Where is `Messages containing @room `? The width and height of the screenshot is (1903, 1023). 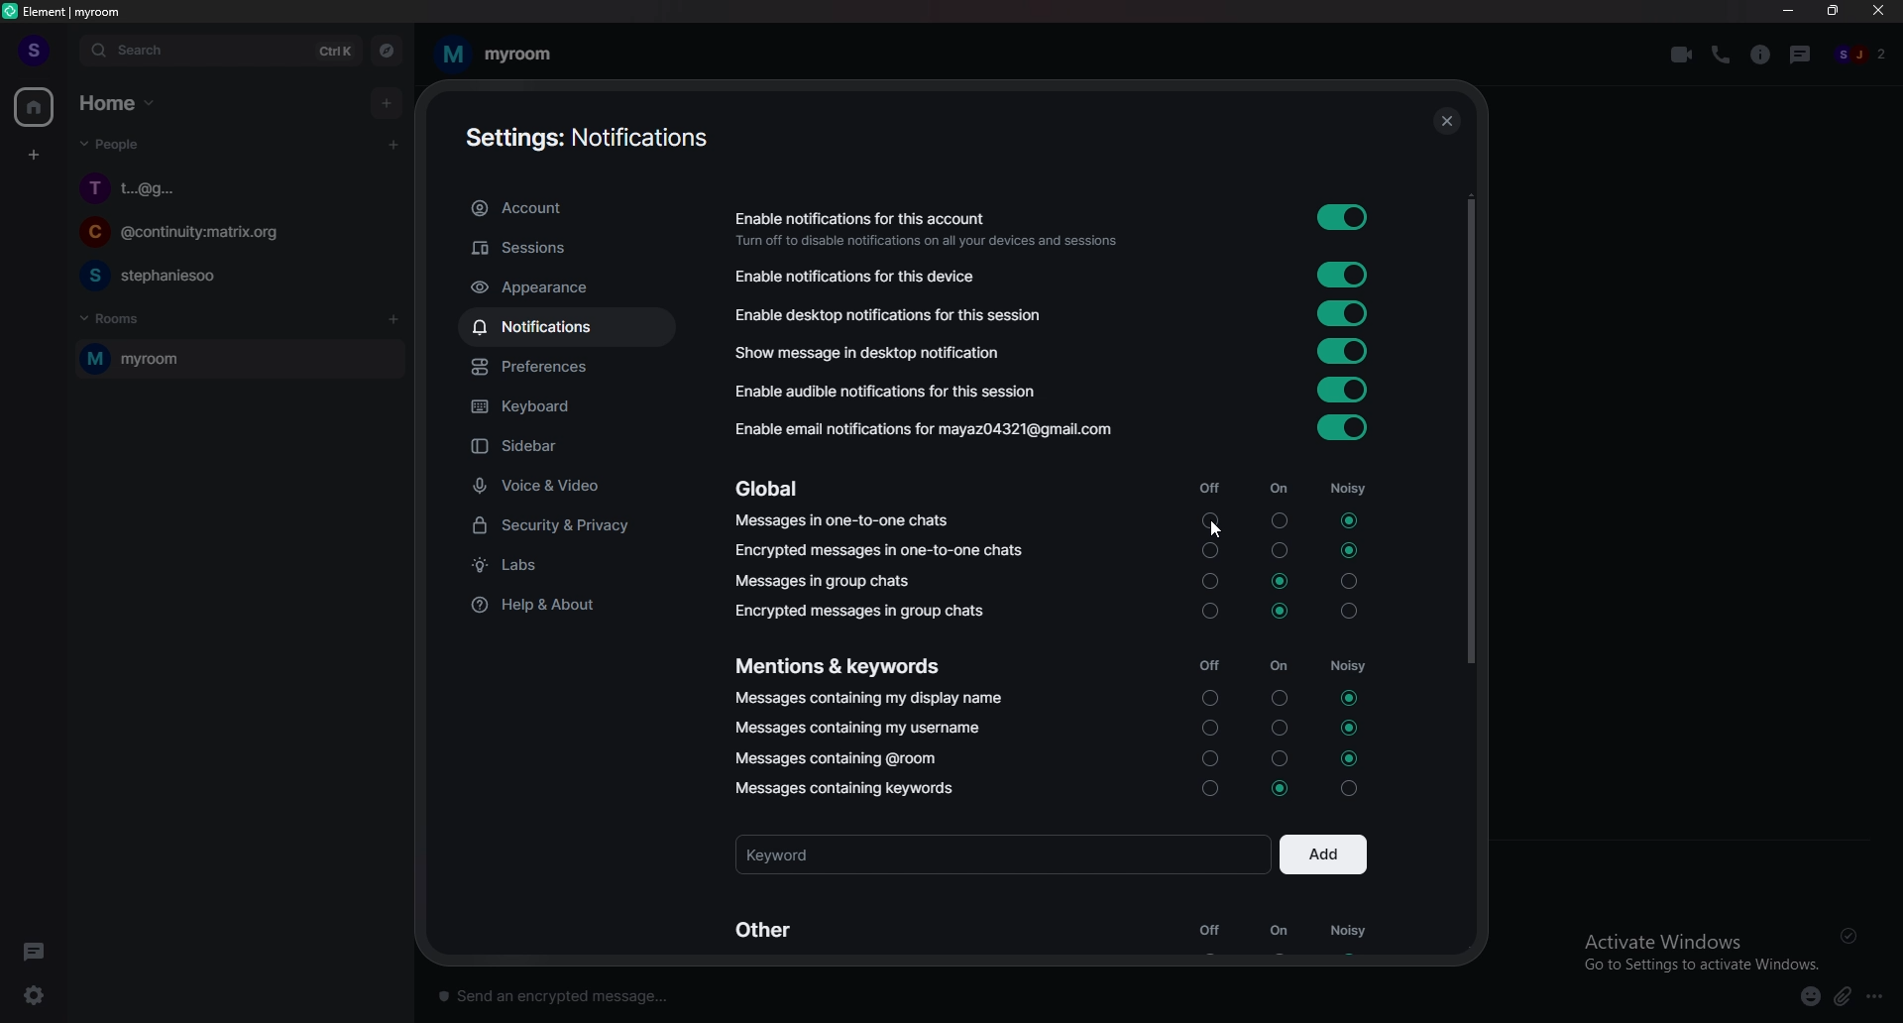
Messages containing @room  is located at coordinates (834, 758).